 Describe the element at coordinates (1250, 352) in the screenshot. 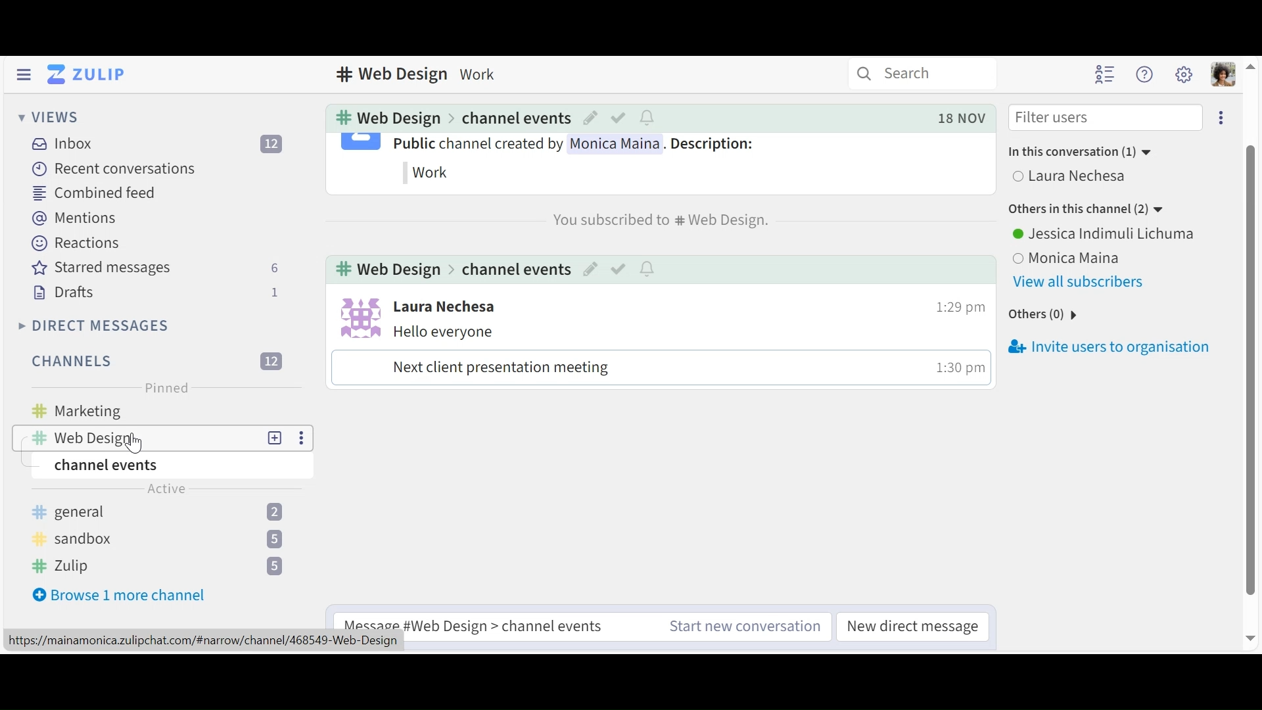

I see `vertical scrollbar` at that location.